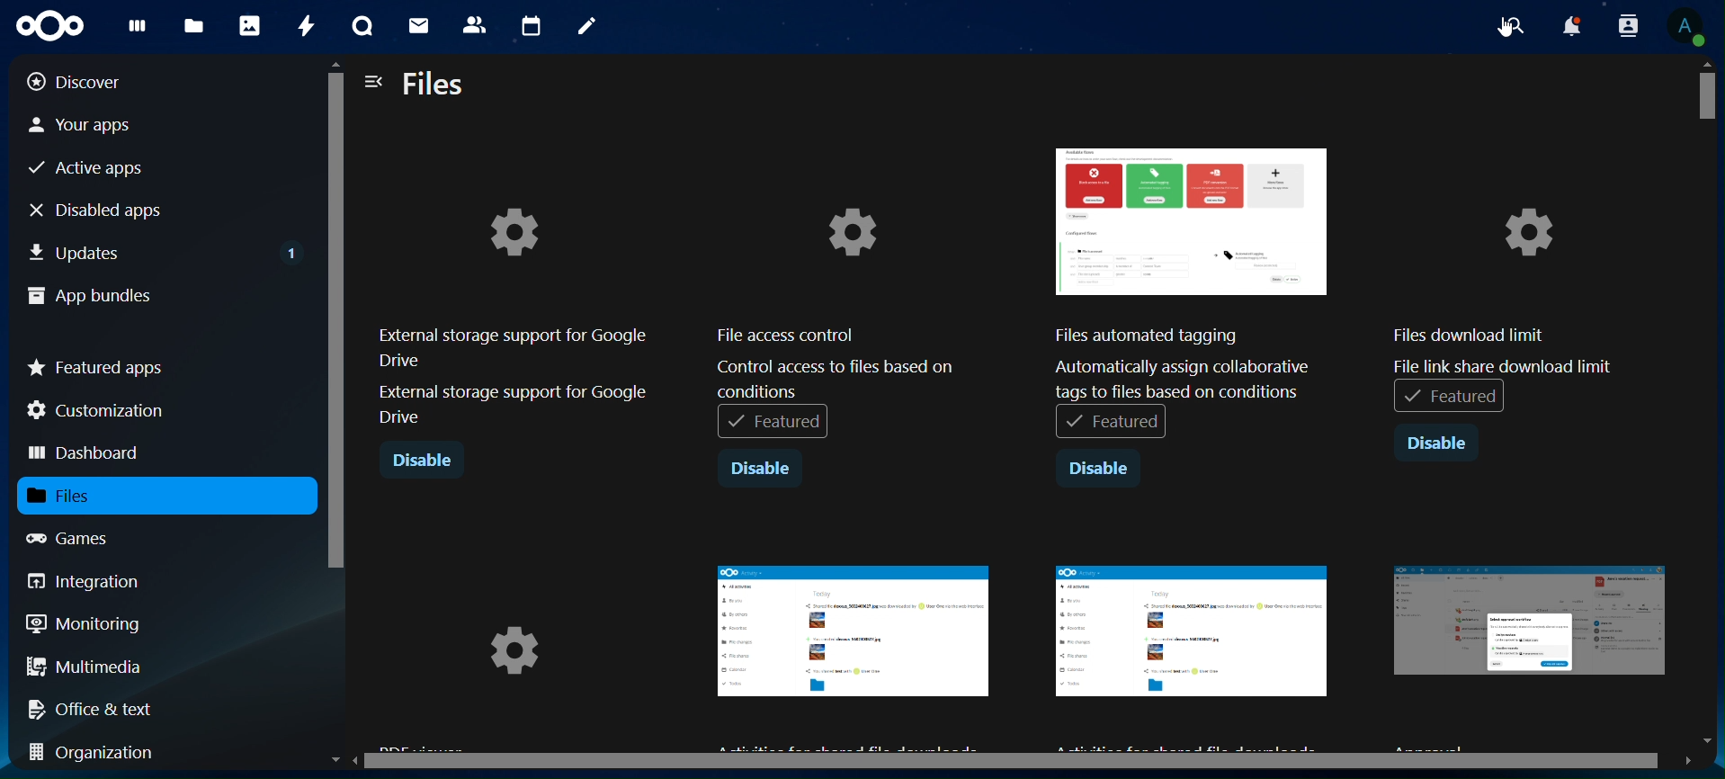 The width and height of the screenshot is (1725, 779). Describe the element at coordinates (1571, 29) in the screenshot. I see `notifications` at that location.